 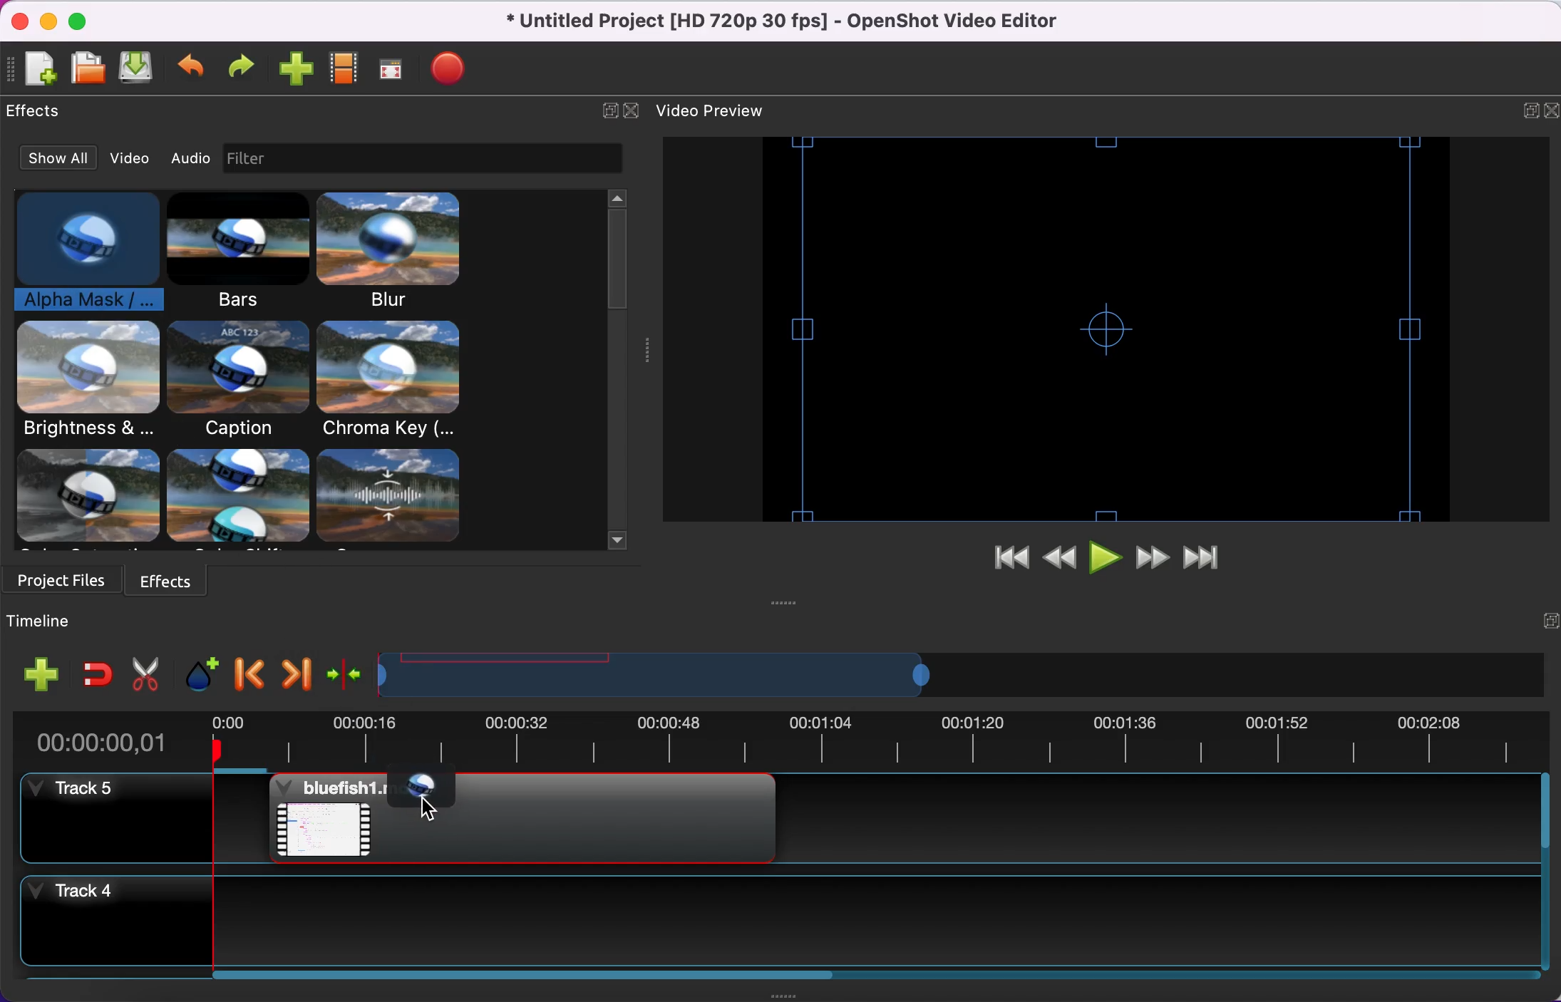 What do you see at coordinates (785, 825) in the screenshot?
I see `track 5` at bounding box center [785, 825].